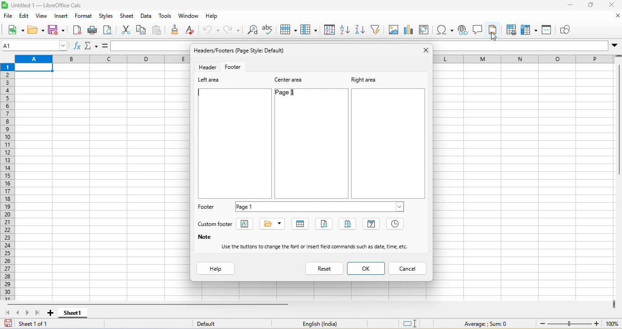 The width and height of the screenshot is (622, 329). I want to click on name box, so click(35, 46).